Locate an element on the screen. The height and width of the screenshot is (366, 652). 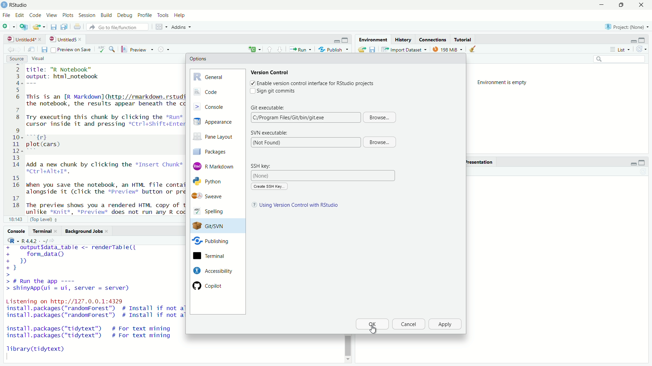
Title: 'R Notebook

output: html_notebook

This is an [R Markdown] (http: //rmarkdown.rstudio.com) Notebook. When you execute code within
the notebook, the results appear beneath the code.

Try executing this chunk by clicking the *Run* button within the chunk or by placing your
cursor inside it and pressing *Ctrl+Shift+Enter.
rd zh
plot(cars)

Add a new chunk by clicking the *Insert Chunk* button on the toolbar or by pressing
HCErT+ATE+I%.

when you save the notebook, an HTML file containing the code and output will be saved
alongside it (click the *Previews button or press *Ctrl+shift+k* to preview the HTML file).
The preview shows you a rendered HTML copy of the contents of the editor. Consequently,
unlike *knit*. *pPreview* does not run anv R code chunks. Instead. the output of the chunk is located at coordinates (104, 140).